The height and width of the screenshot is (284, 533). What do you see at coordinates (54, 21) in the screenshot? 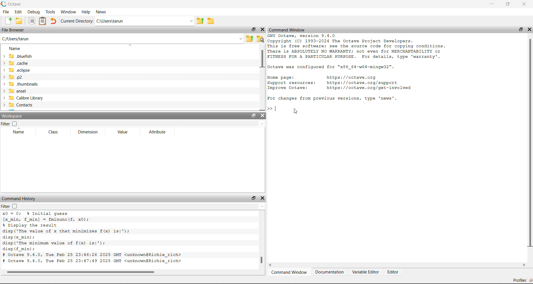
I see `Redo` at bounding box center [54, 21].